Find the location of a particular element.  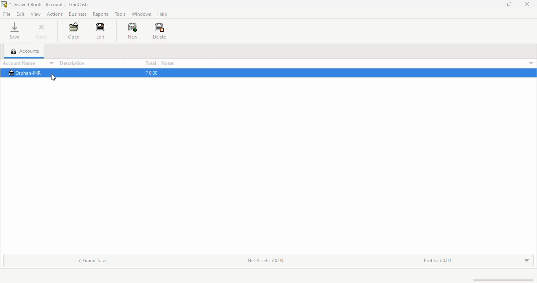

maximize is located at coordinates (509, 4).